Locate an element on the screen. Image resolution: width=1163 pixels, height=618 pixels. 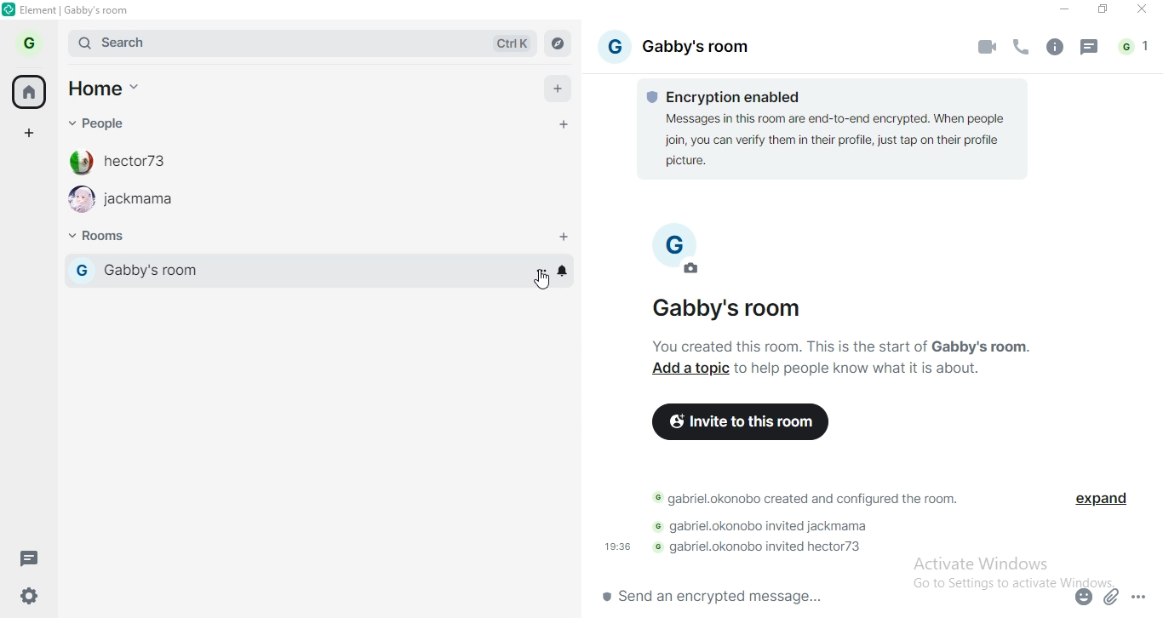
attachment is located at coordinates (1110, 596).